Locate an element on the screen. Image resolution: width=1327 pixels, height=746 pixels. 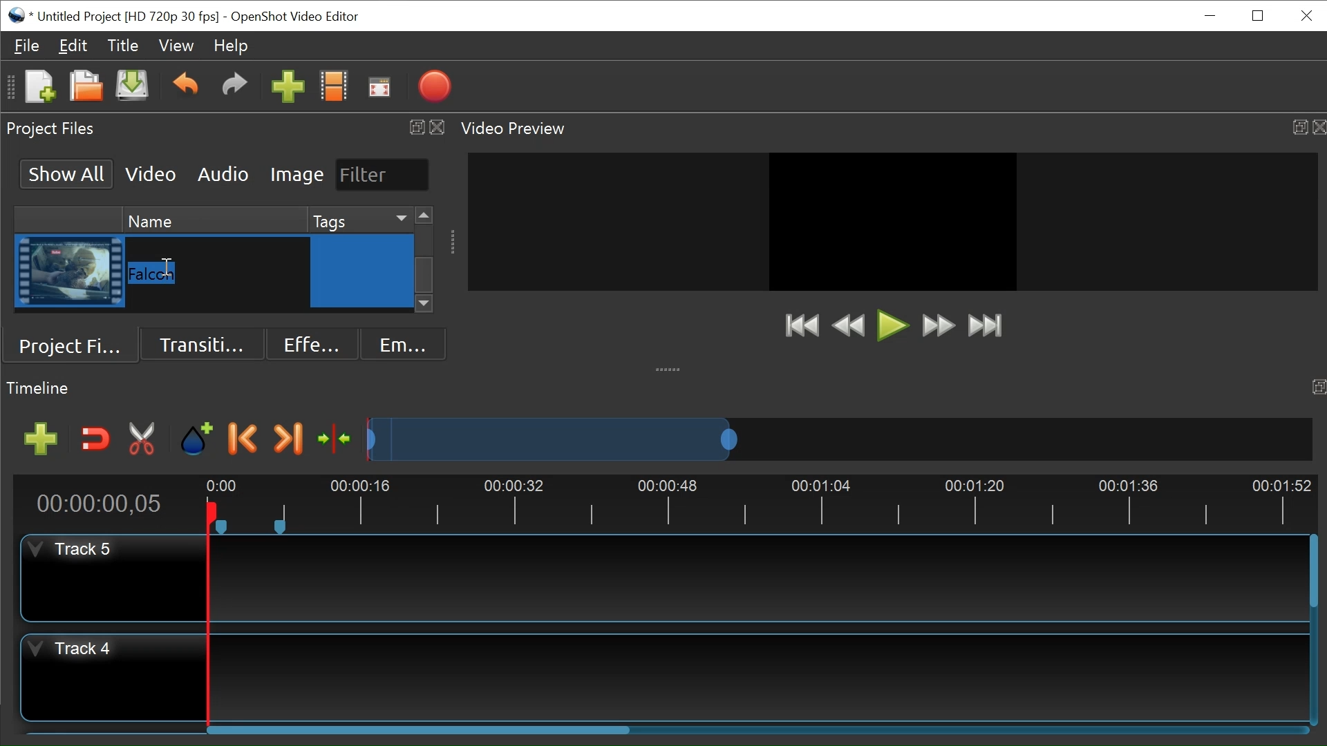
Previous marker is located at coordinates (245, 441).